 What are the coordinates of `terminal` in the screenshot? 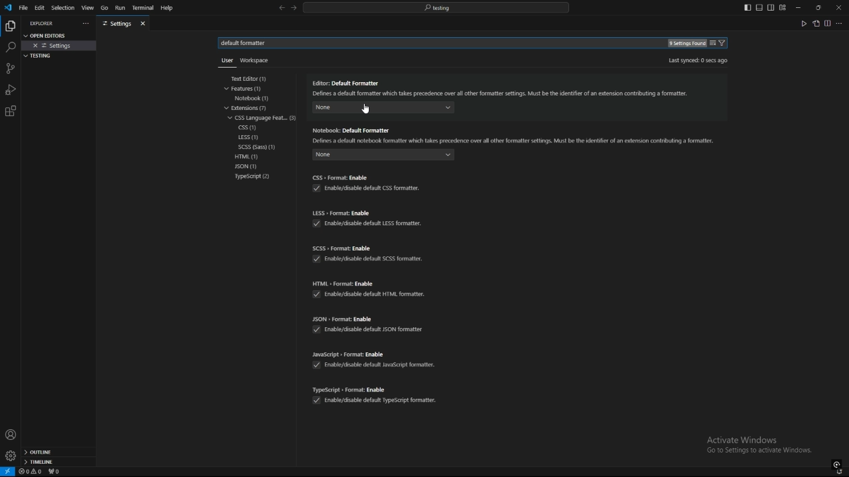 It's located at (143, 9).